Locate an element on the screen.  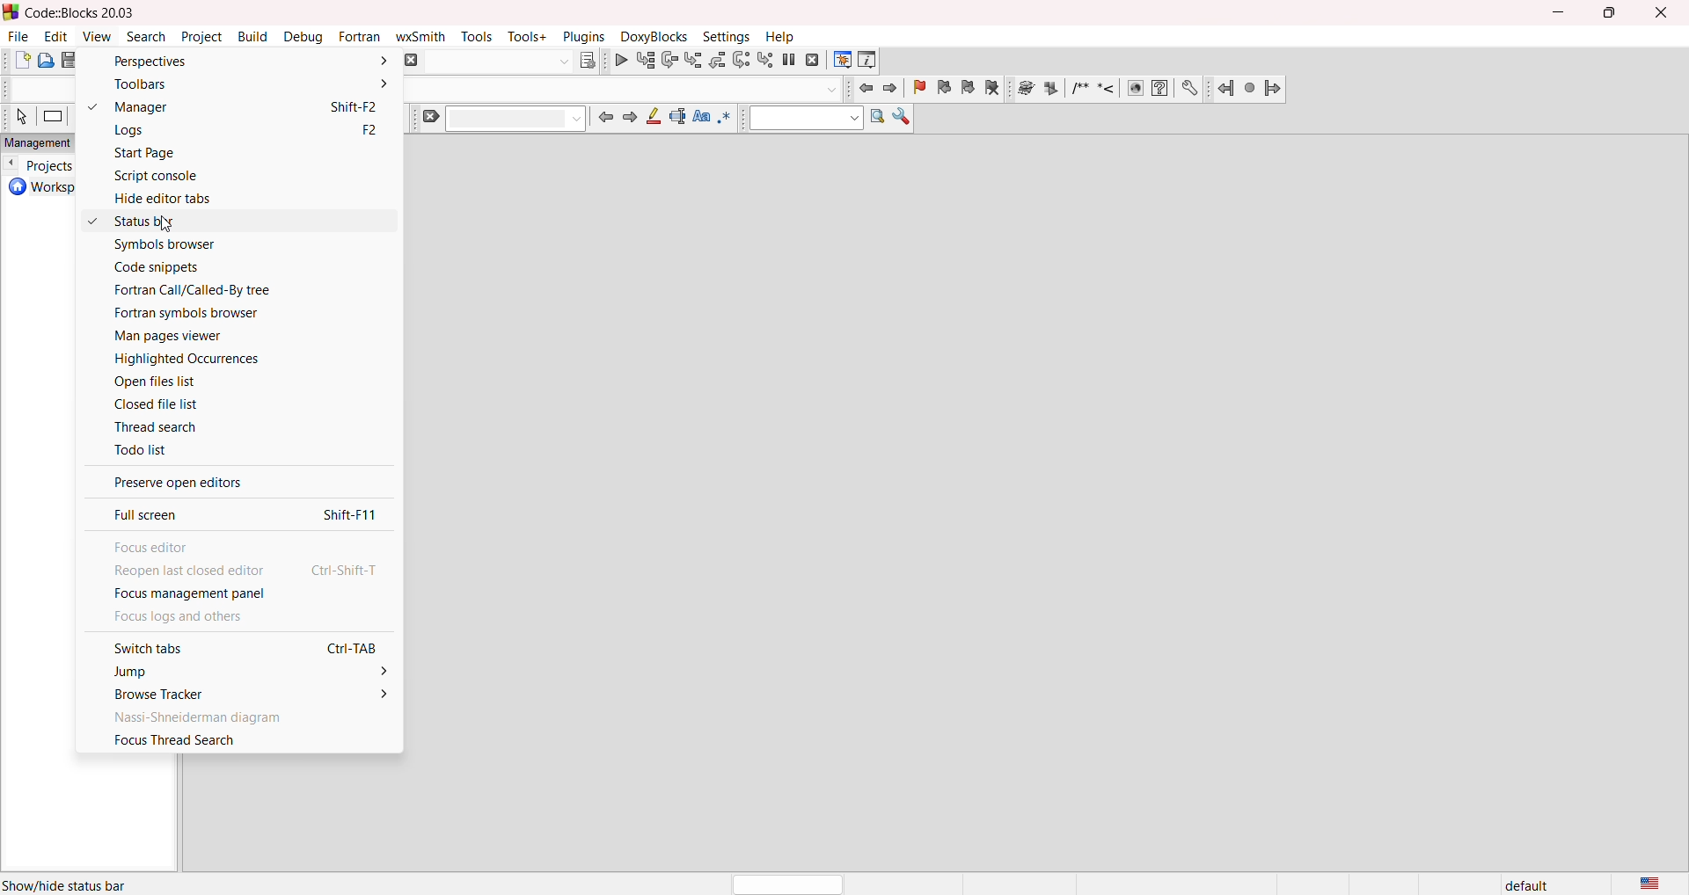
use regex is located at coordinates (728, 123).